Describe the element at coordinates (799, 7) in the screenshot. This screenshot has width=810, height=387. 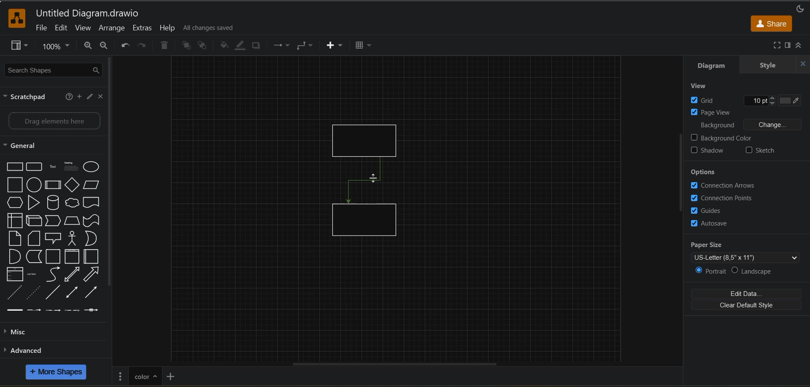
I see `appearance` at that location.